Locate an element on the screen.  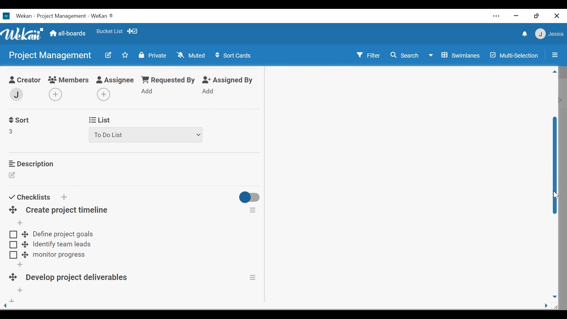
Requested by is located at coordinates (167, 80).